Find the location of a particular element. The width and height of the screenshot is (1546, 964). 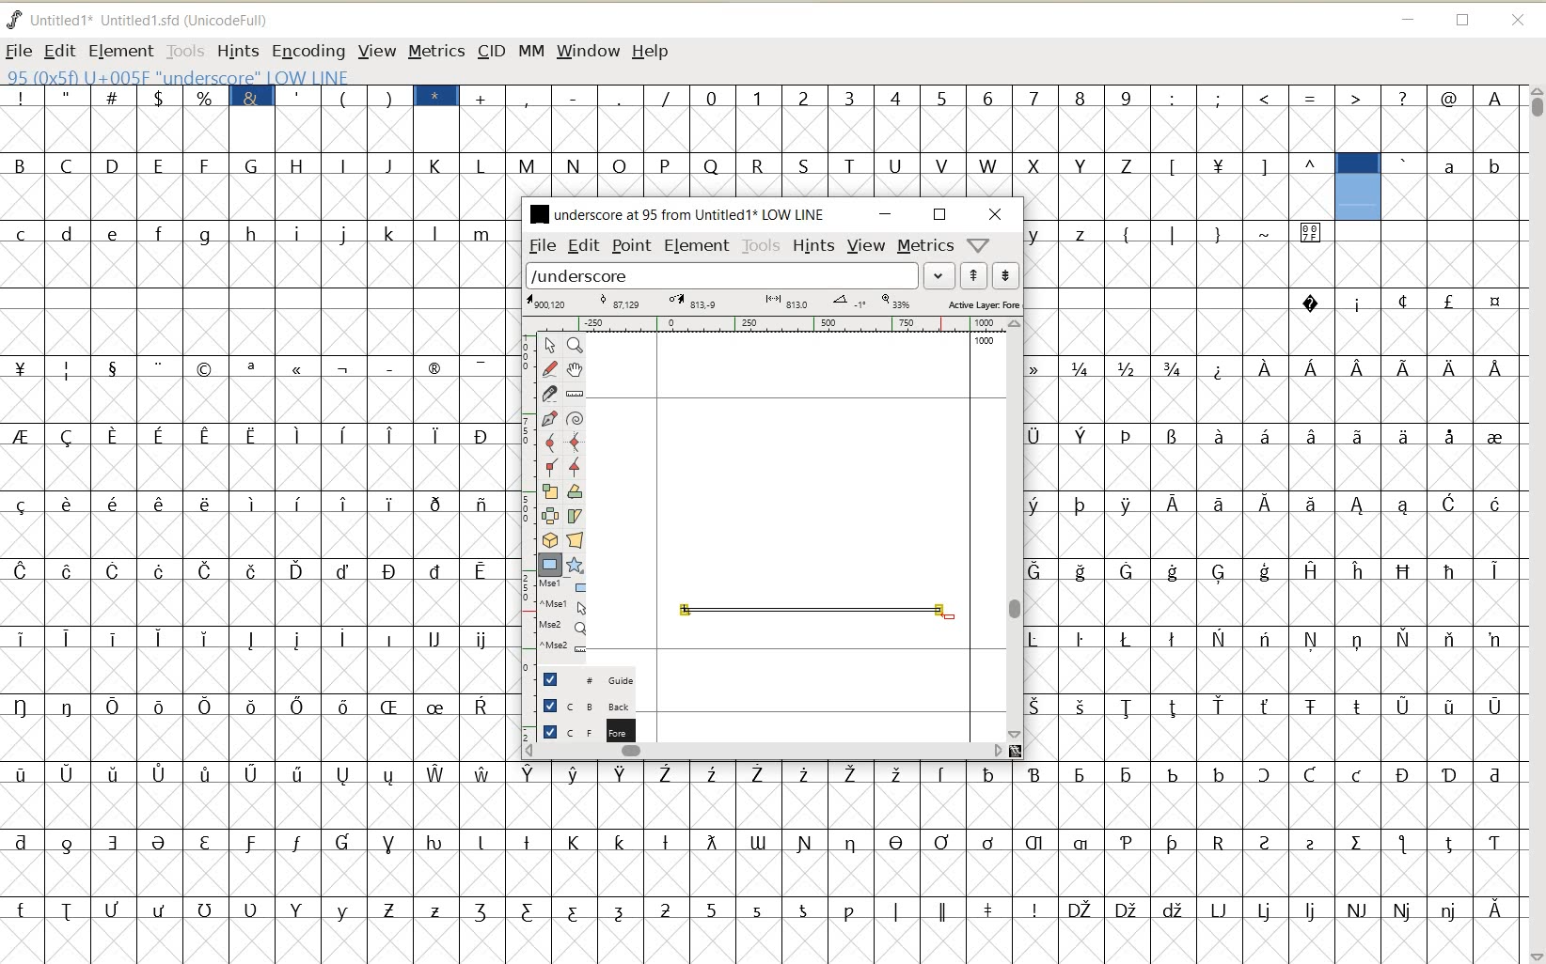

EDIT is located at coordinates (584, 245).